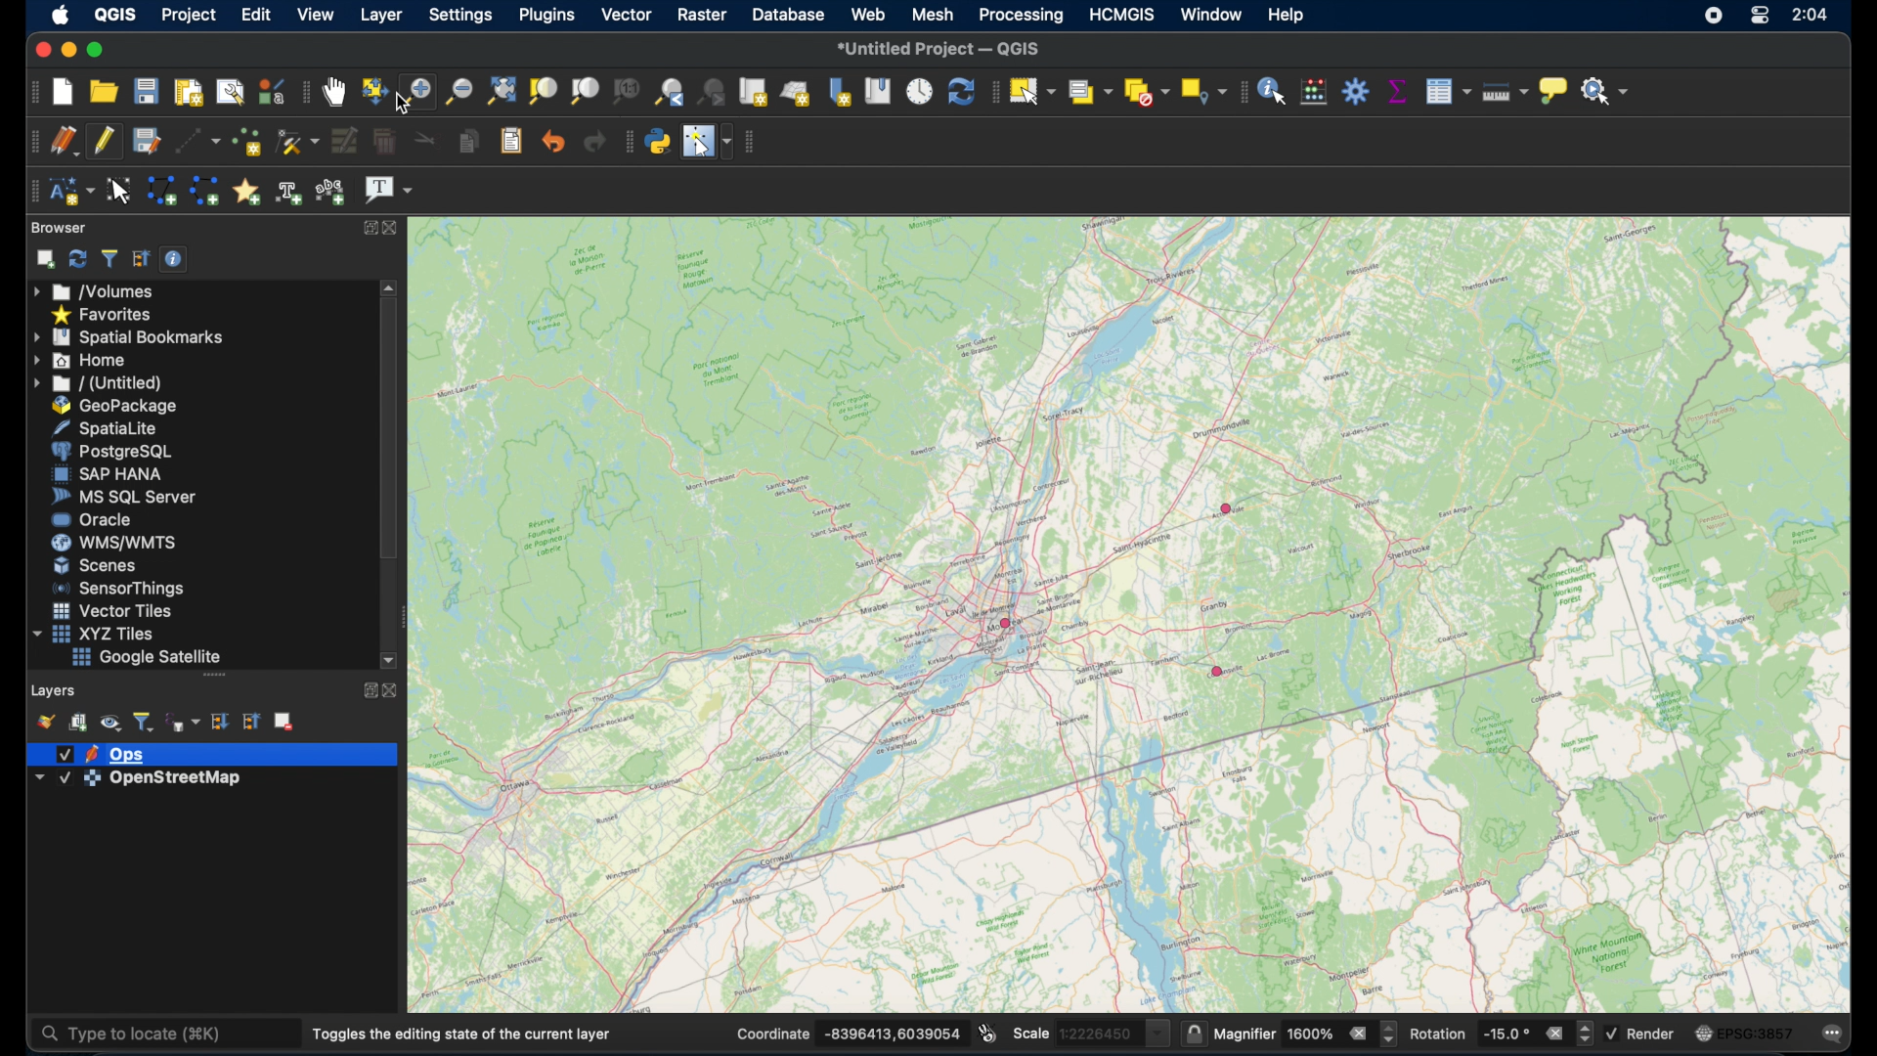 The image size is (1877, 1056). I want to click on screen recorder icon, so click(1717, 17).